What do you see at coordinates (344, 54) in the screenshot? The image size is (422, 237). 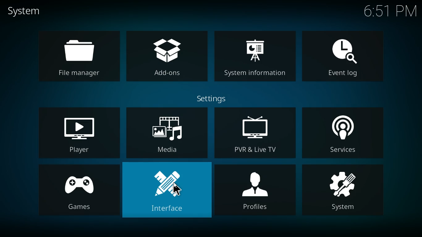 I see `event log` at bounding box center [344, 54].